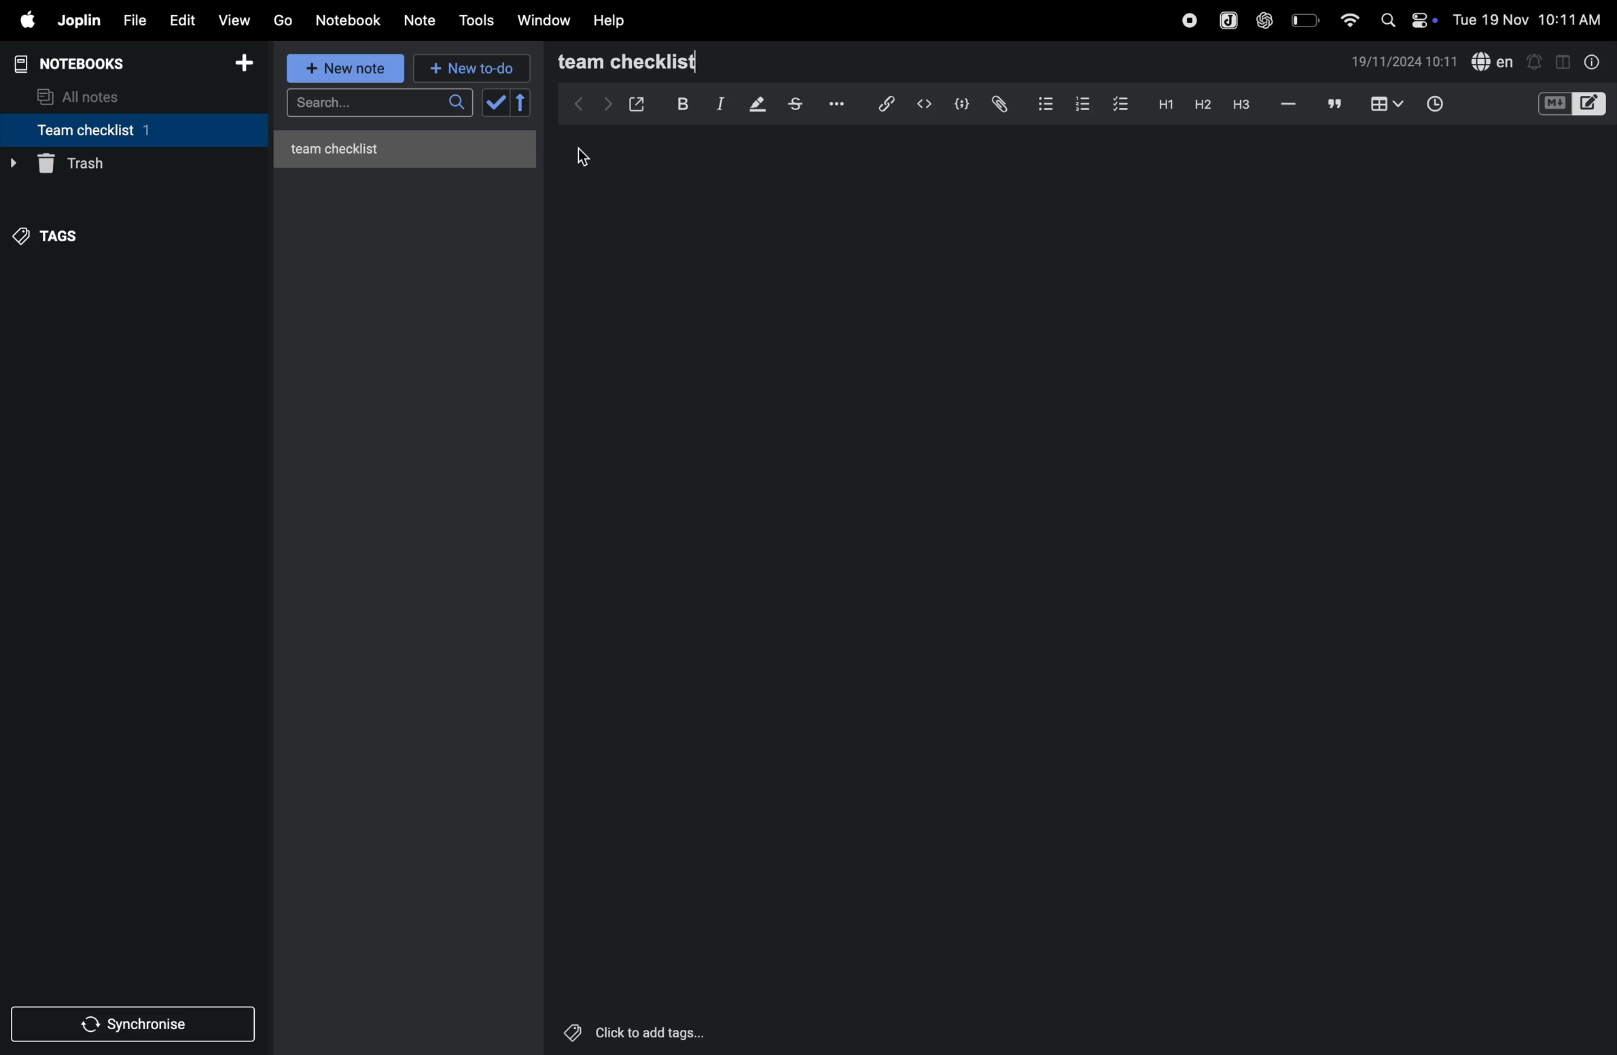 The width and height of the screenshot is (1617, 1055). What do you see at coordinates (1241, 104) in the screenshot?
I see `heading 3` at bounding box center [1241, 104].